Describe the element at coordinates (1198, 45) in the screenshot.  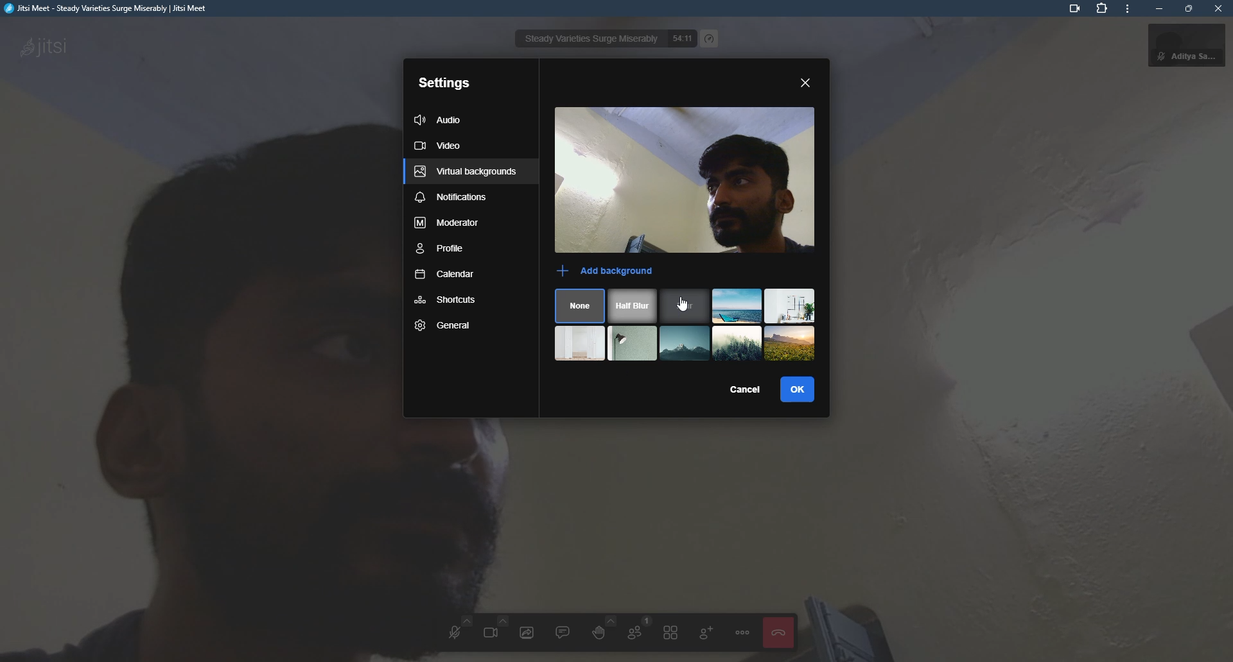
I see `profile` at that location.